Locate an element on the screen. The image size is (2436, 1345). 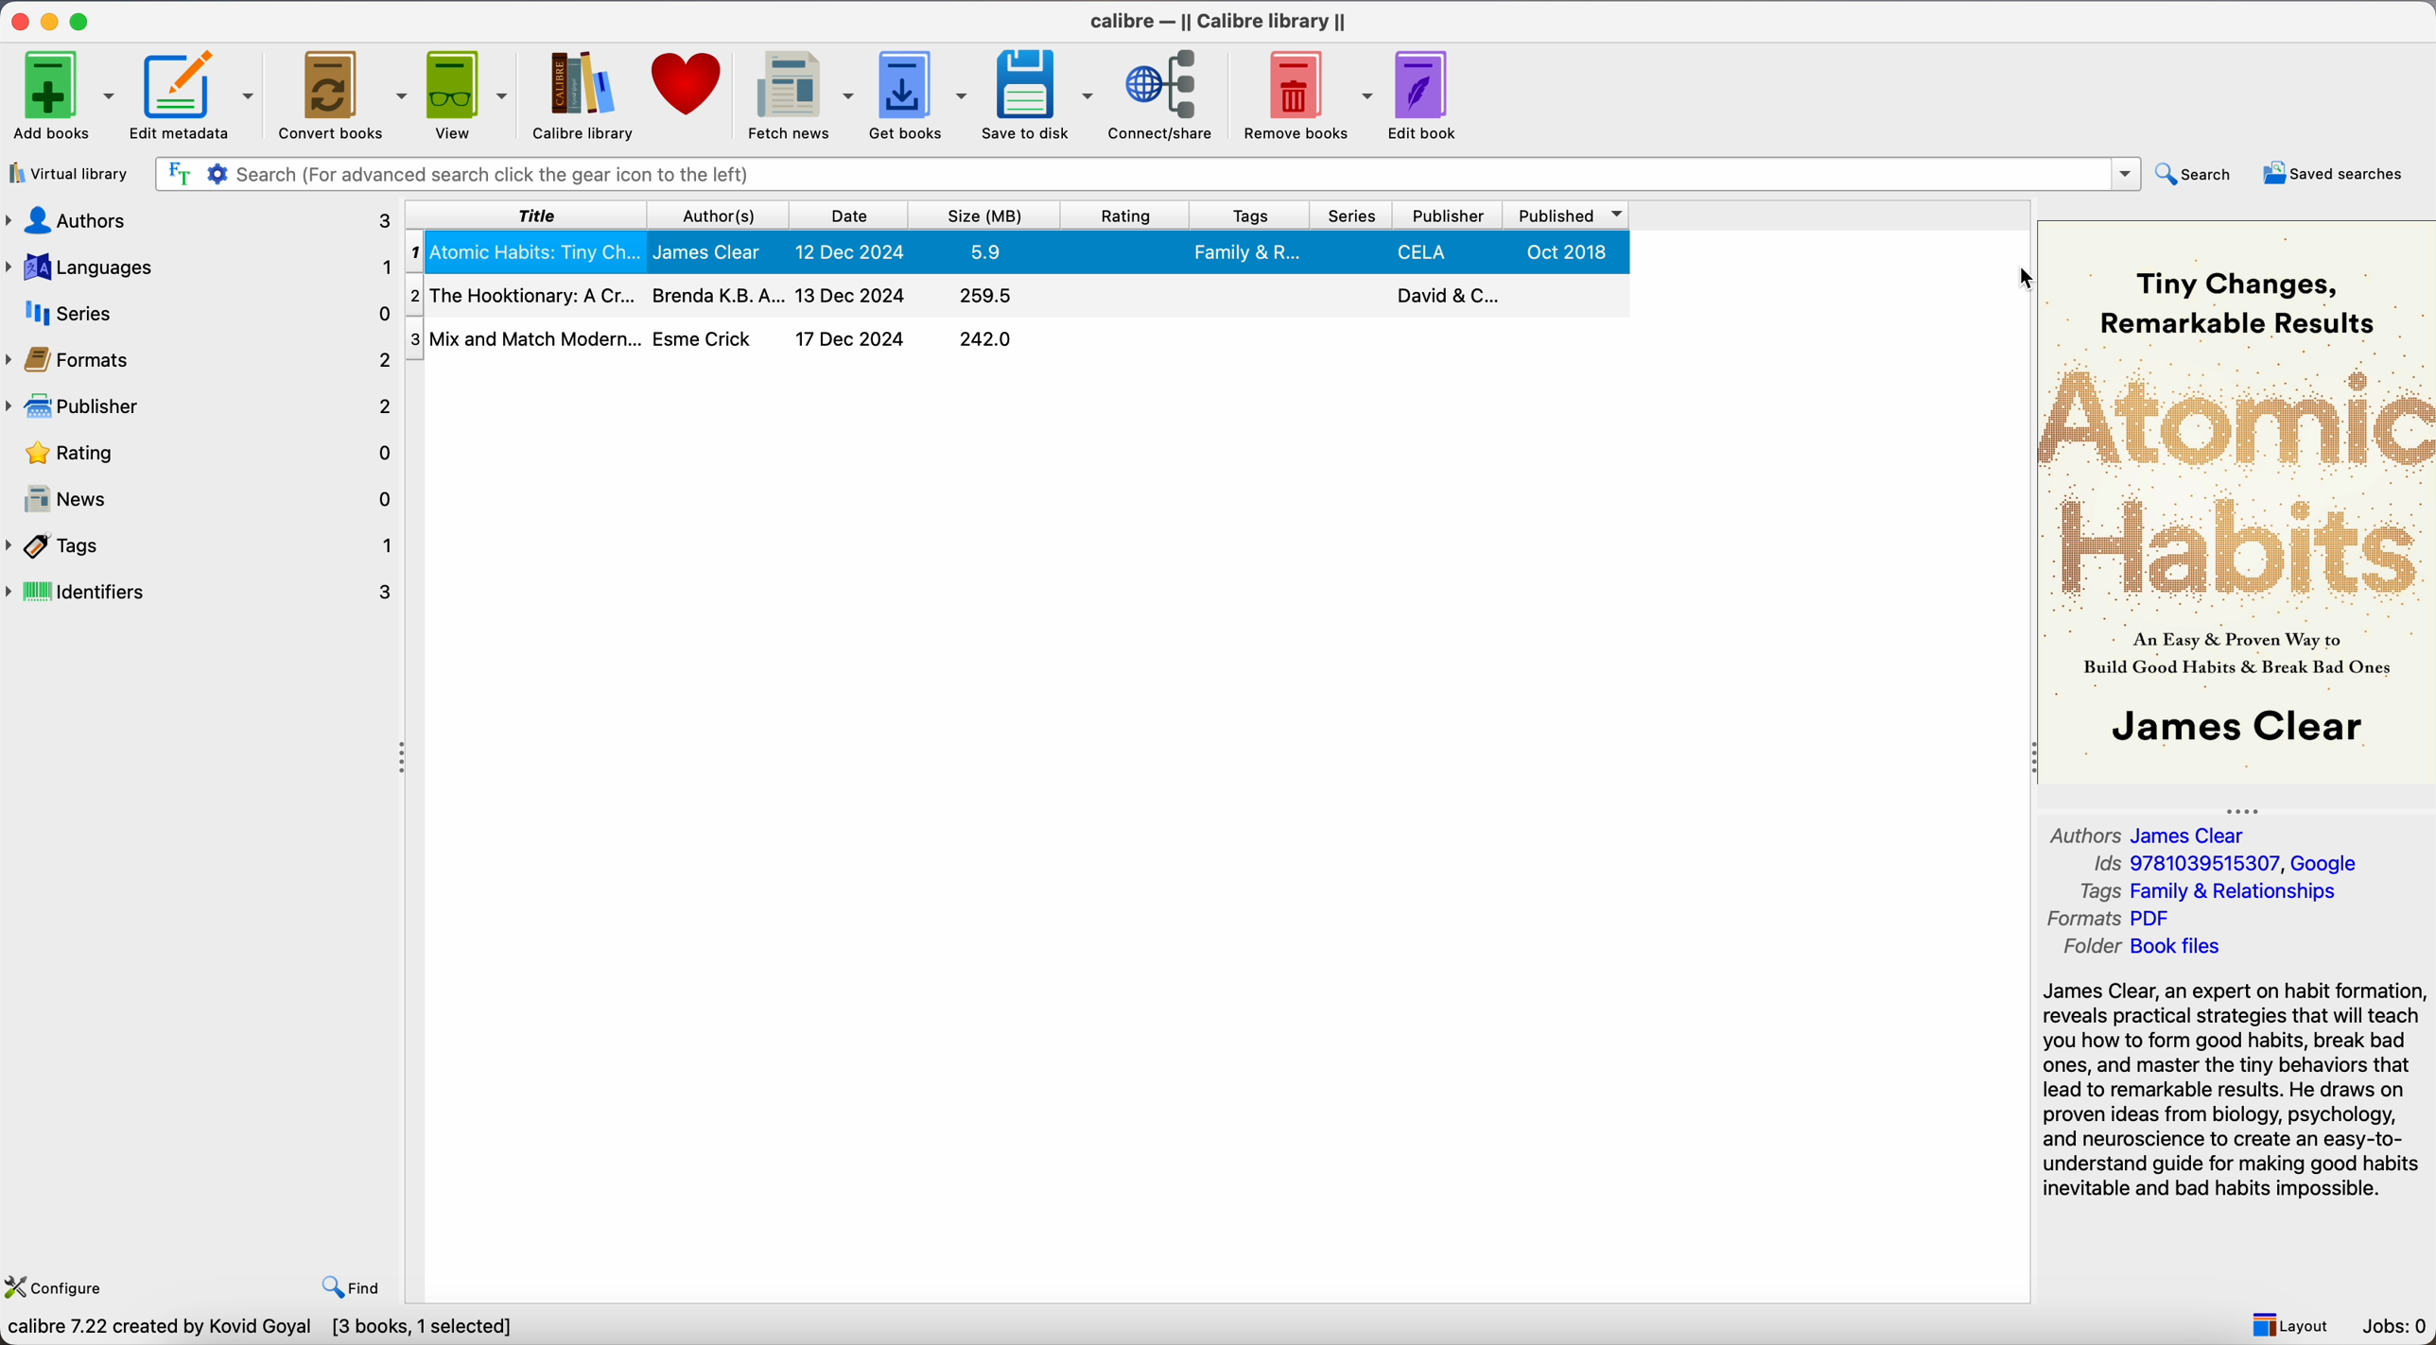
virtual library is located at coordinates (70, 173).